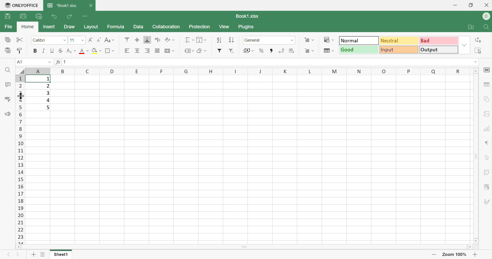 This screenshot has width=492, height=259. What do you see at coordinates (126, 40) in the screenshot?
I see `Align Top` at bounding box center [126, 40].